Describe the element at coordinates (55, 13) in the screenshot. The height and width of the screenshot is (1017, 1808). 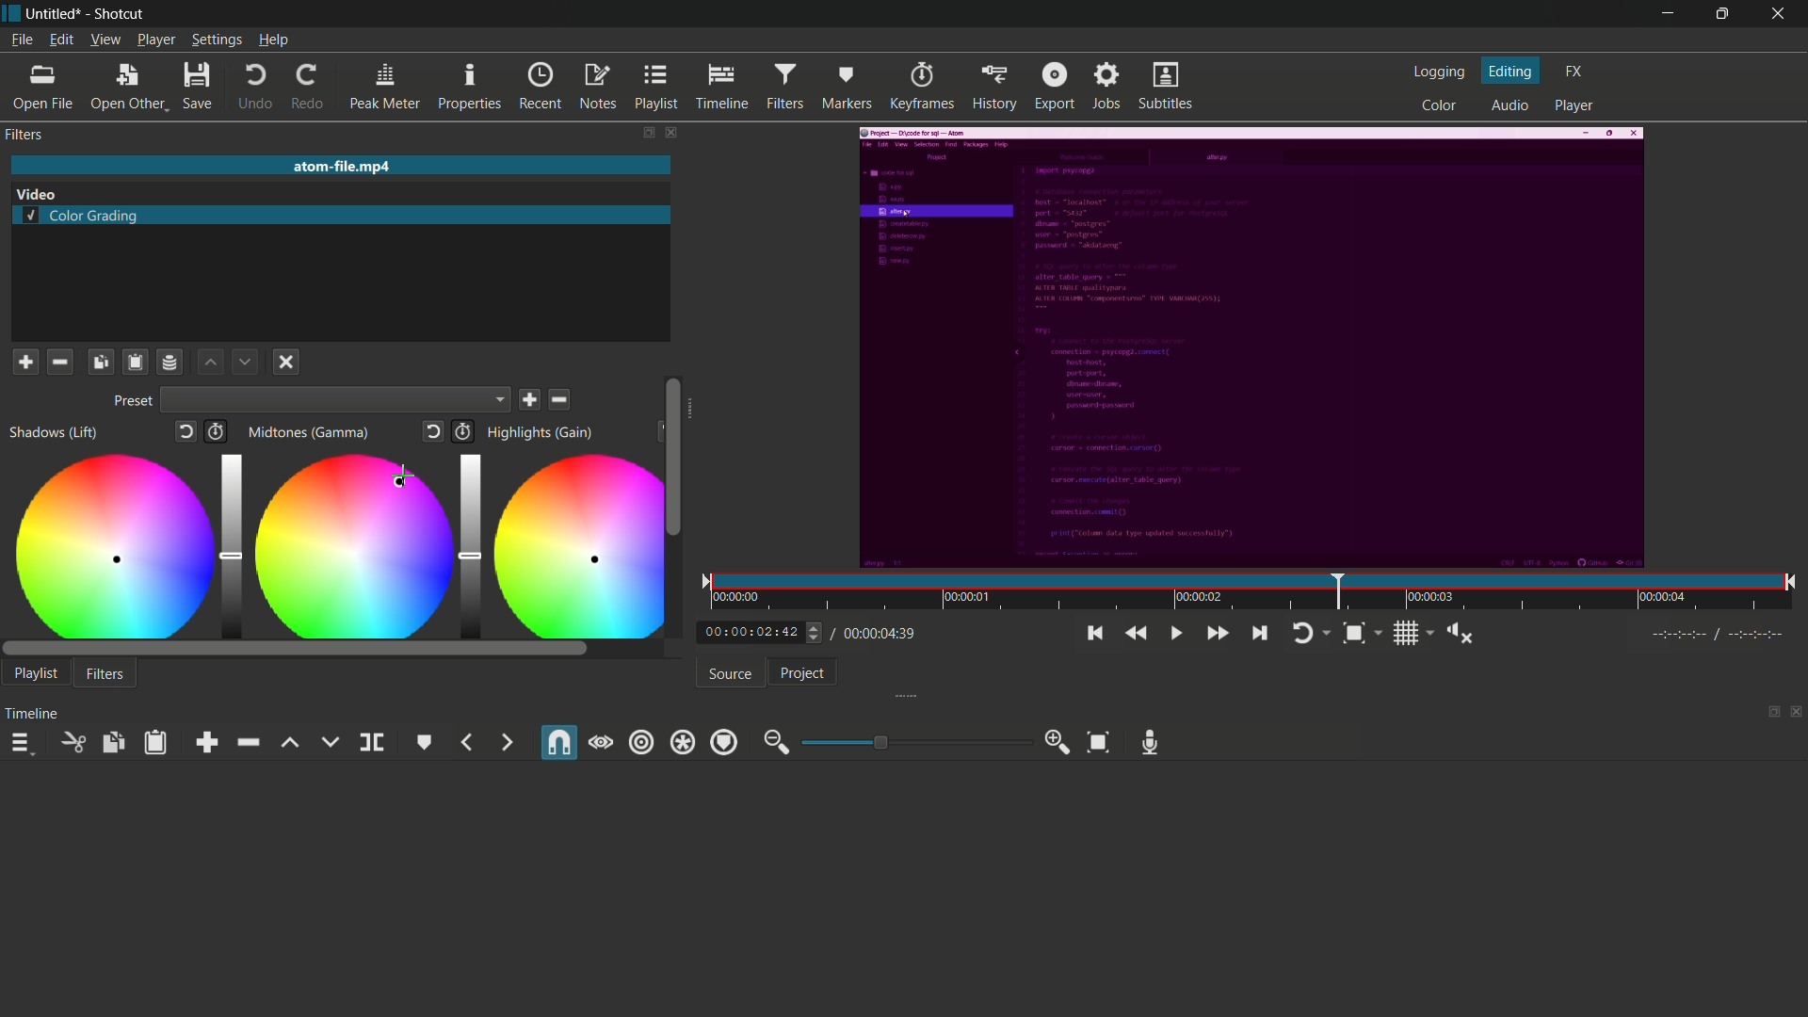
I see `project name` at that location.